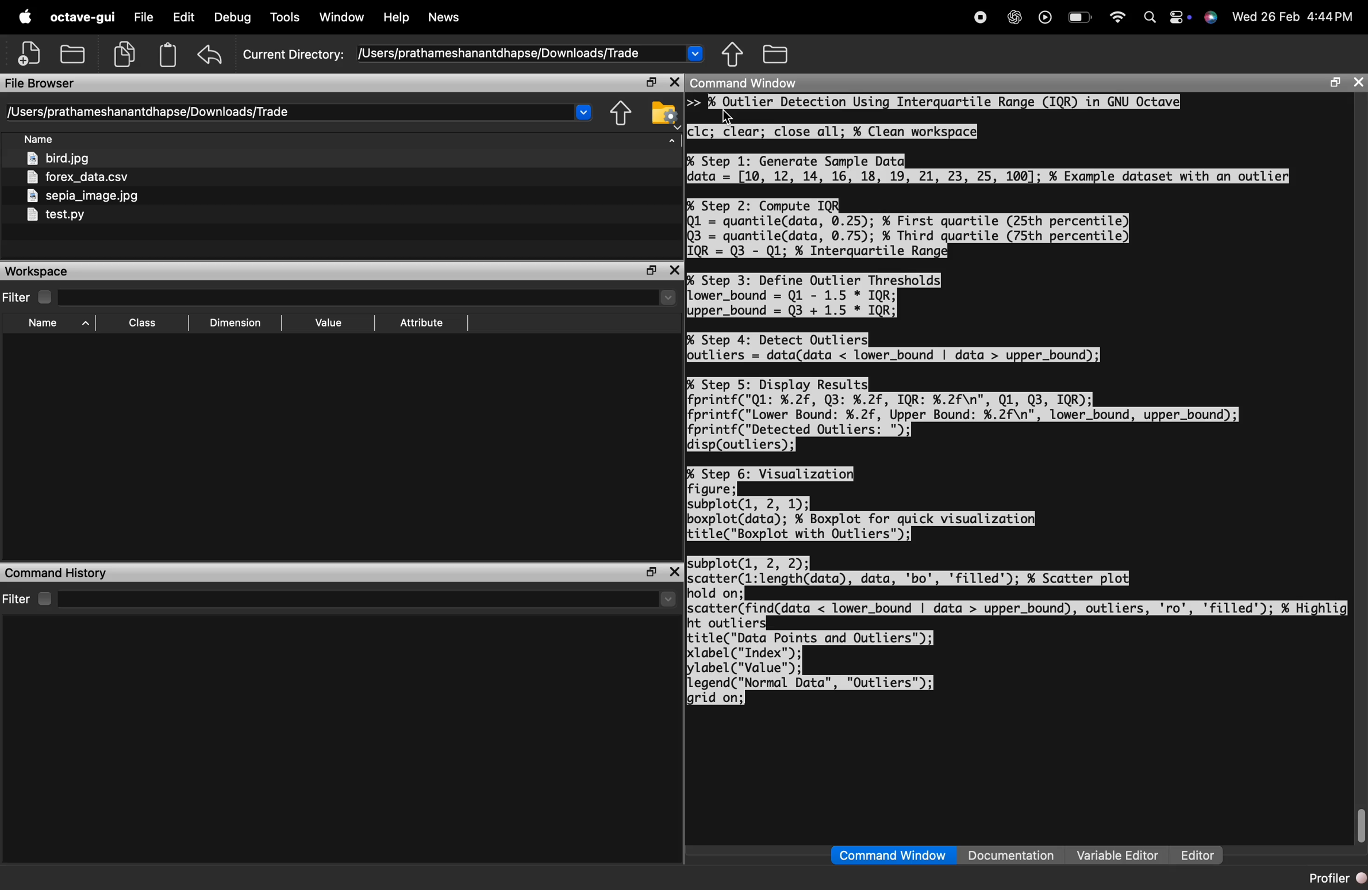 This screenshot has width=1368, height=890. I want to click on open in separate window, so click(1336, 83).